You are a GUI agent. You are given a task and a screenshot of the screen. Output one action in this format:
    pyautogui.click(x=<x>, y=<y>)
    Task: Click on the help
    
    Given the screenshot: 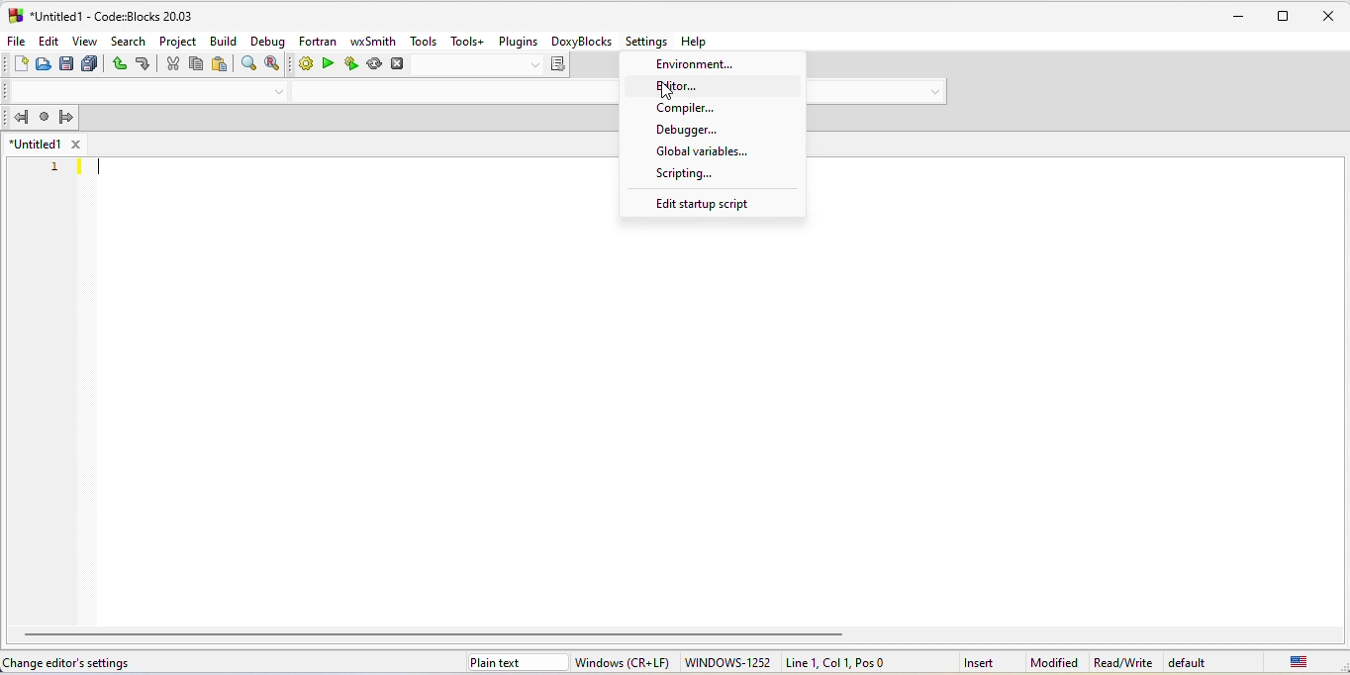 What is the action you would take?
    pyautogui.click(x=698, y=41)
    